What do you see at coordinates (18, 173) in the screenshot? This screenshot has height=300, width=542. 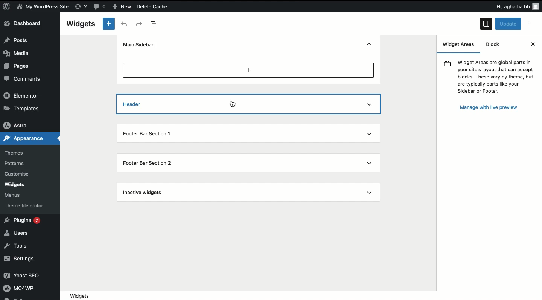 I see `Customise` at bounding box center [18, 173].